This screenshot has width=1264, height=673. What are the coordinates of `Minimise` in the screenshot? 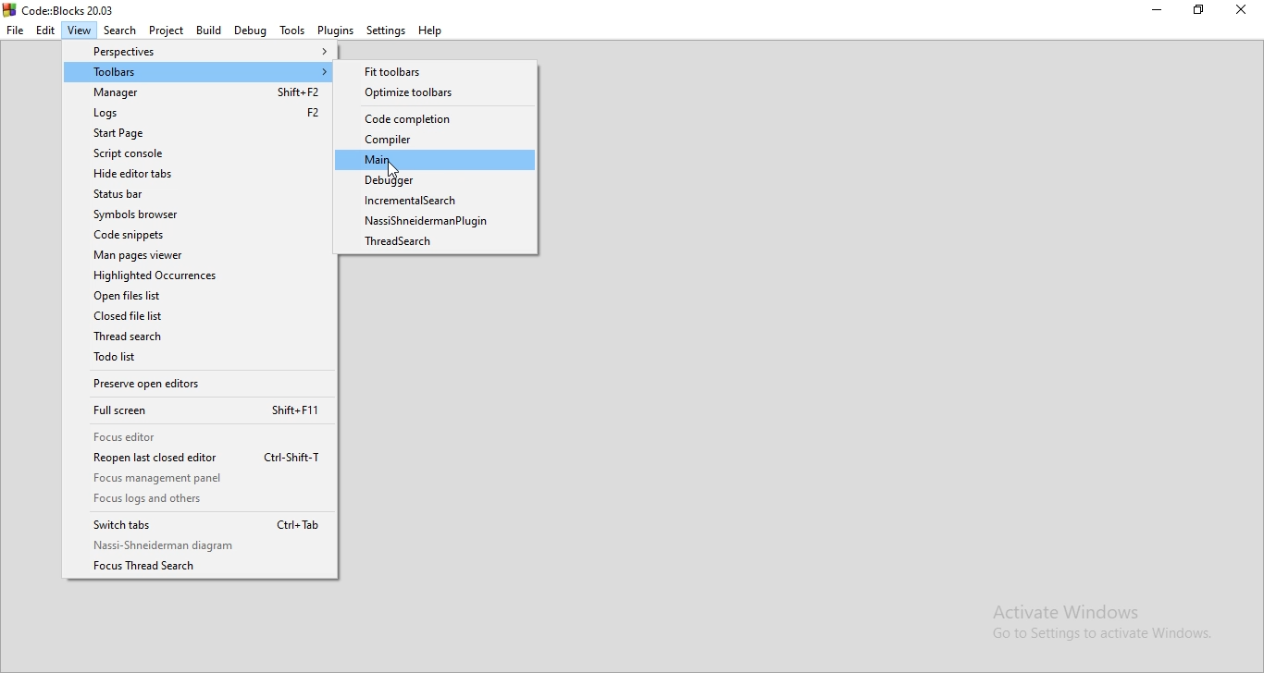 It's located at (1160, 10).